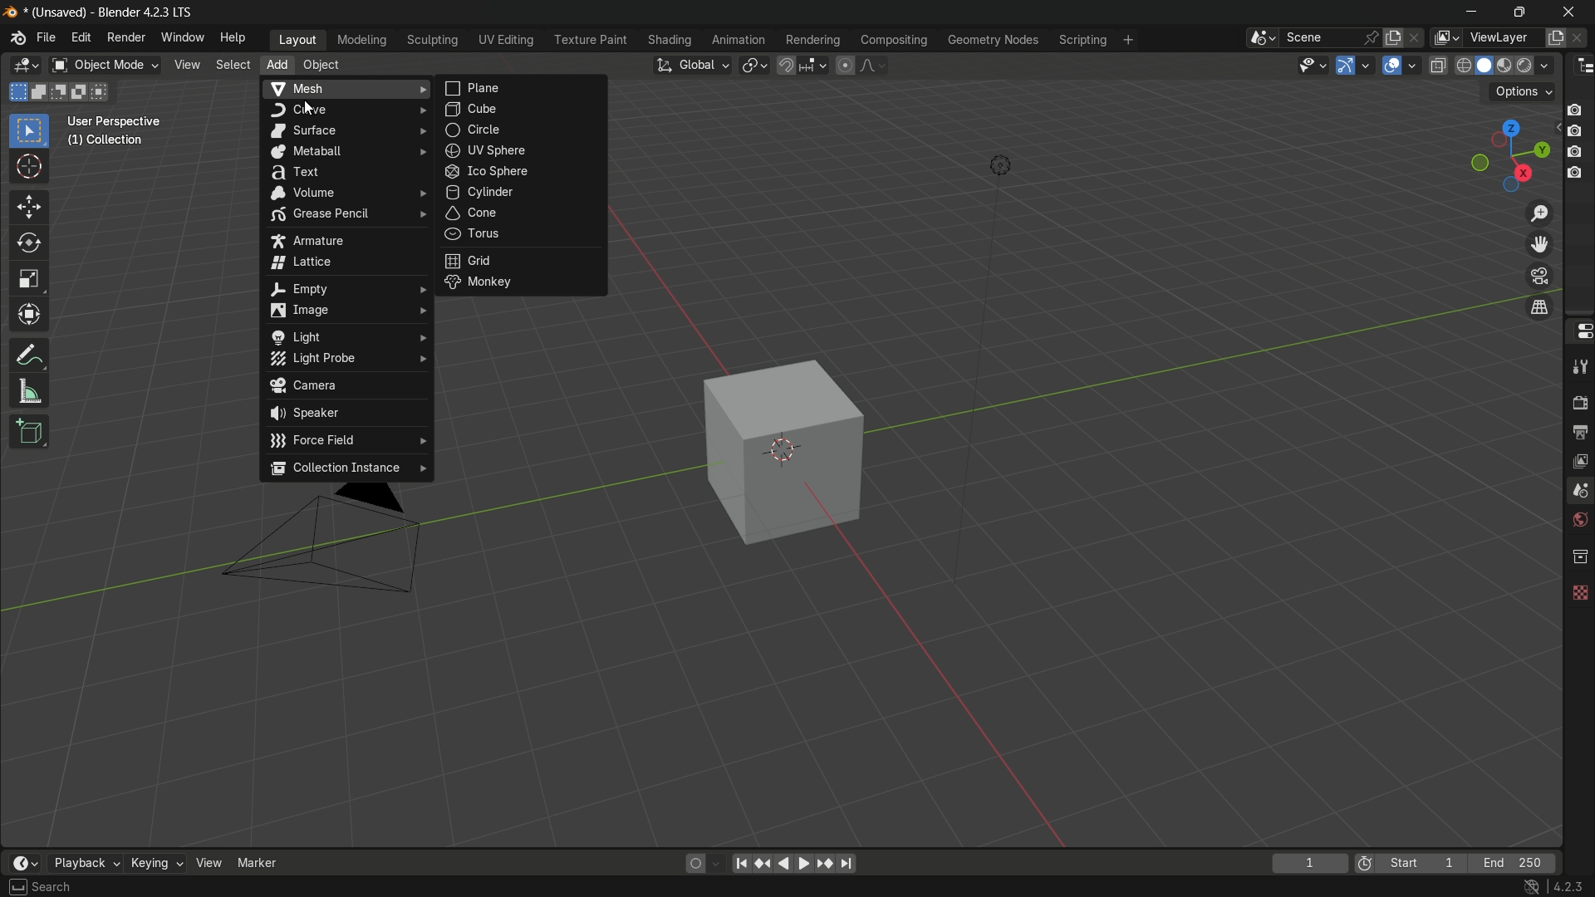  Describe the element at coordinates (756, 65) in the screenshot. I see `transformation pivot table` at that location.